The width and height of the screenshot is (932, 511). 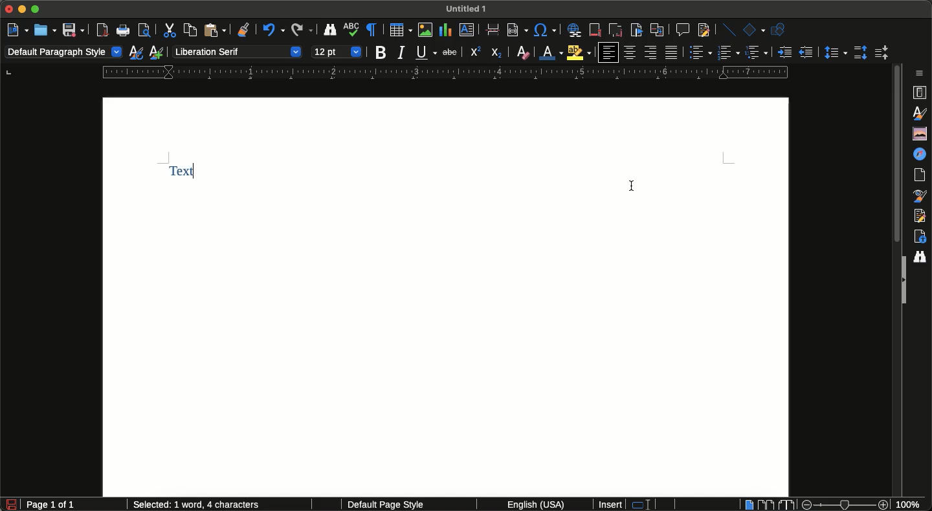 What do you see at coordinates (498, 50) in the screenshot?
I see `X2` at bounding box center [498, 50].